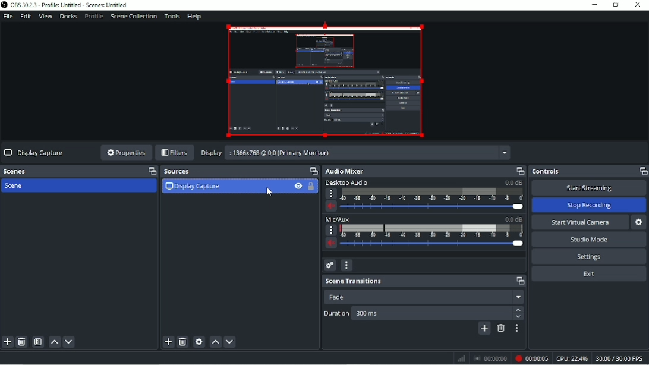  Describe the element at coordinates (429, 313) in the screenshot. I see `300ms` at that location.